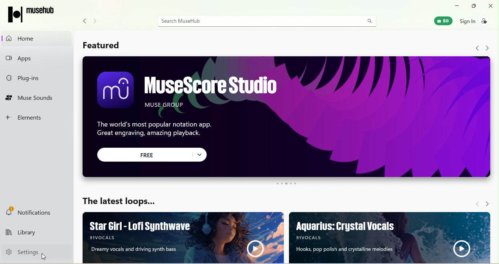 This screenshot has height=264, width=499. I want to click on 91VOCALS, so click(100, 238).